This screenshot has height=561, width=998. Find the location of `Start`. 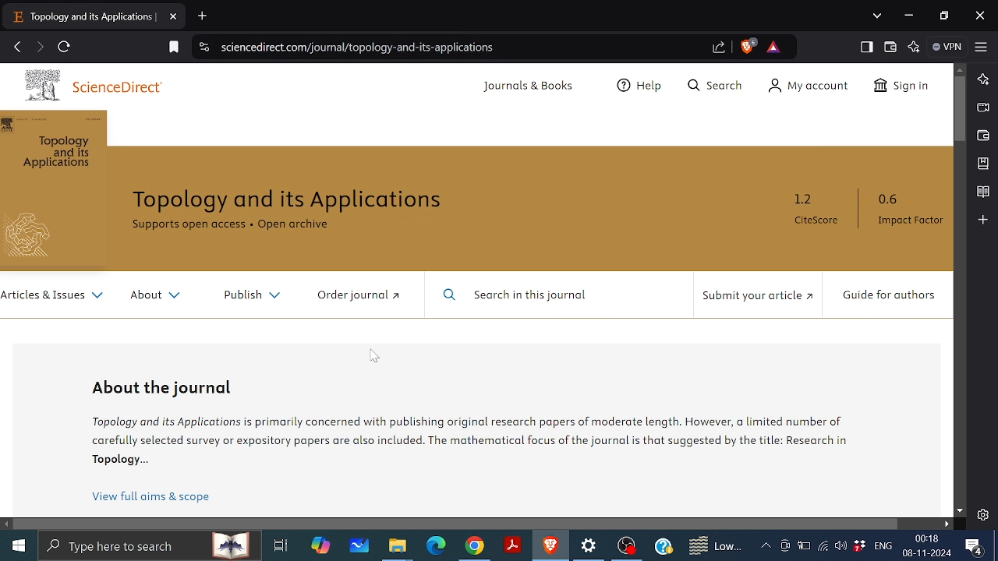

Start is located at coordinates (19, 546).